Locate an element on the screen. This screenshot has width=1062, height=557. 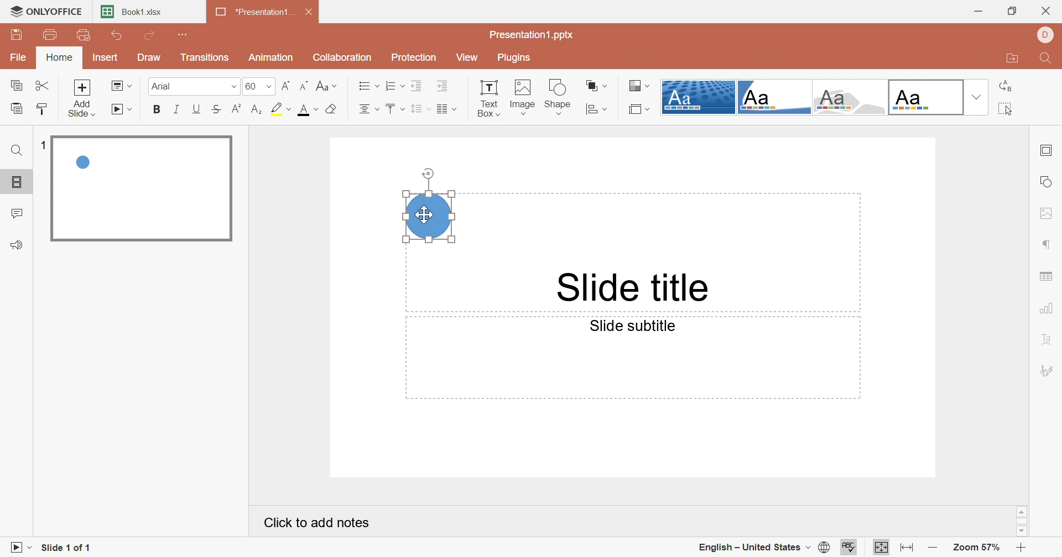
Font is located at coordinates (188, 85).